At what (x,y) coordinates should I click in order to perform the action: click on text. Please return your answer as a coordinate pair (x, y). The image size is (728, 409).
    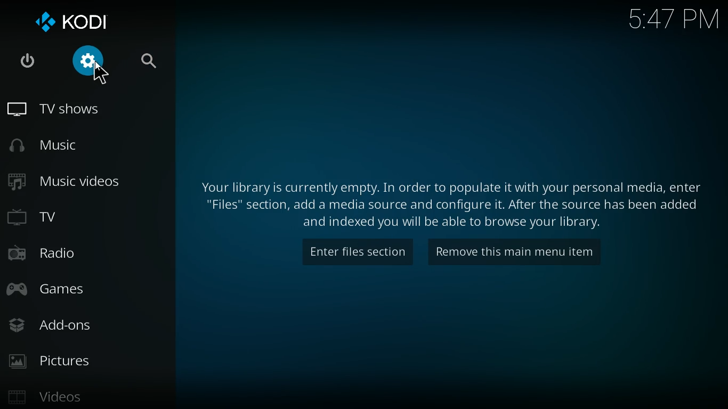
    Looking at the image, I should click on (451, 202).